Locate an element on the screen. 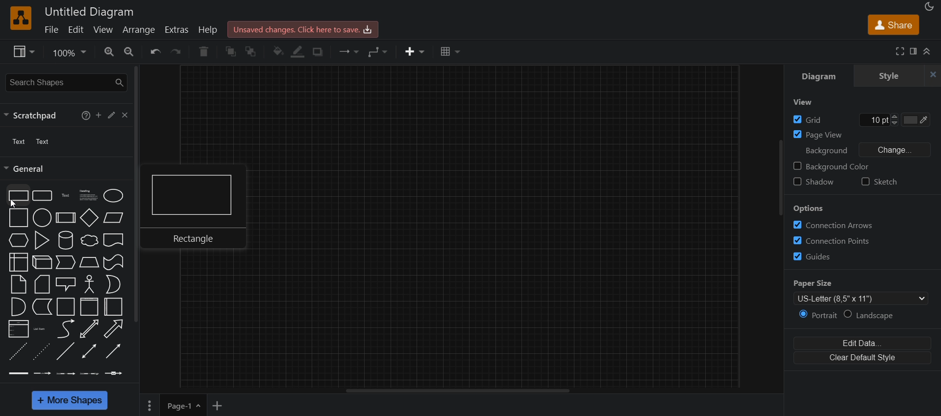 The width and height of the screenshot is (941, 416). vertical scroll bar is located at coordinates (780, 176).